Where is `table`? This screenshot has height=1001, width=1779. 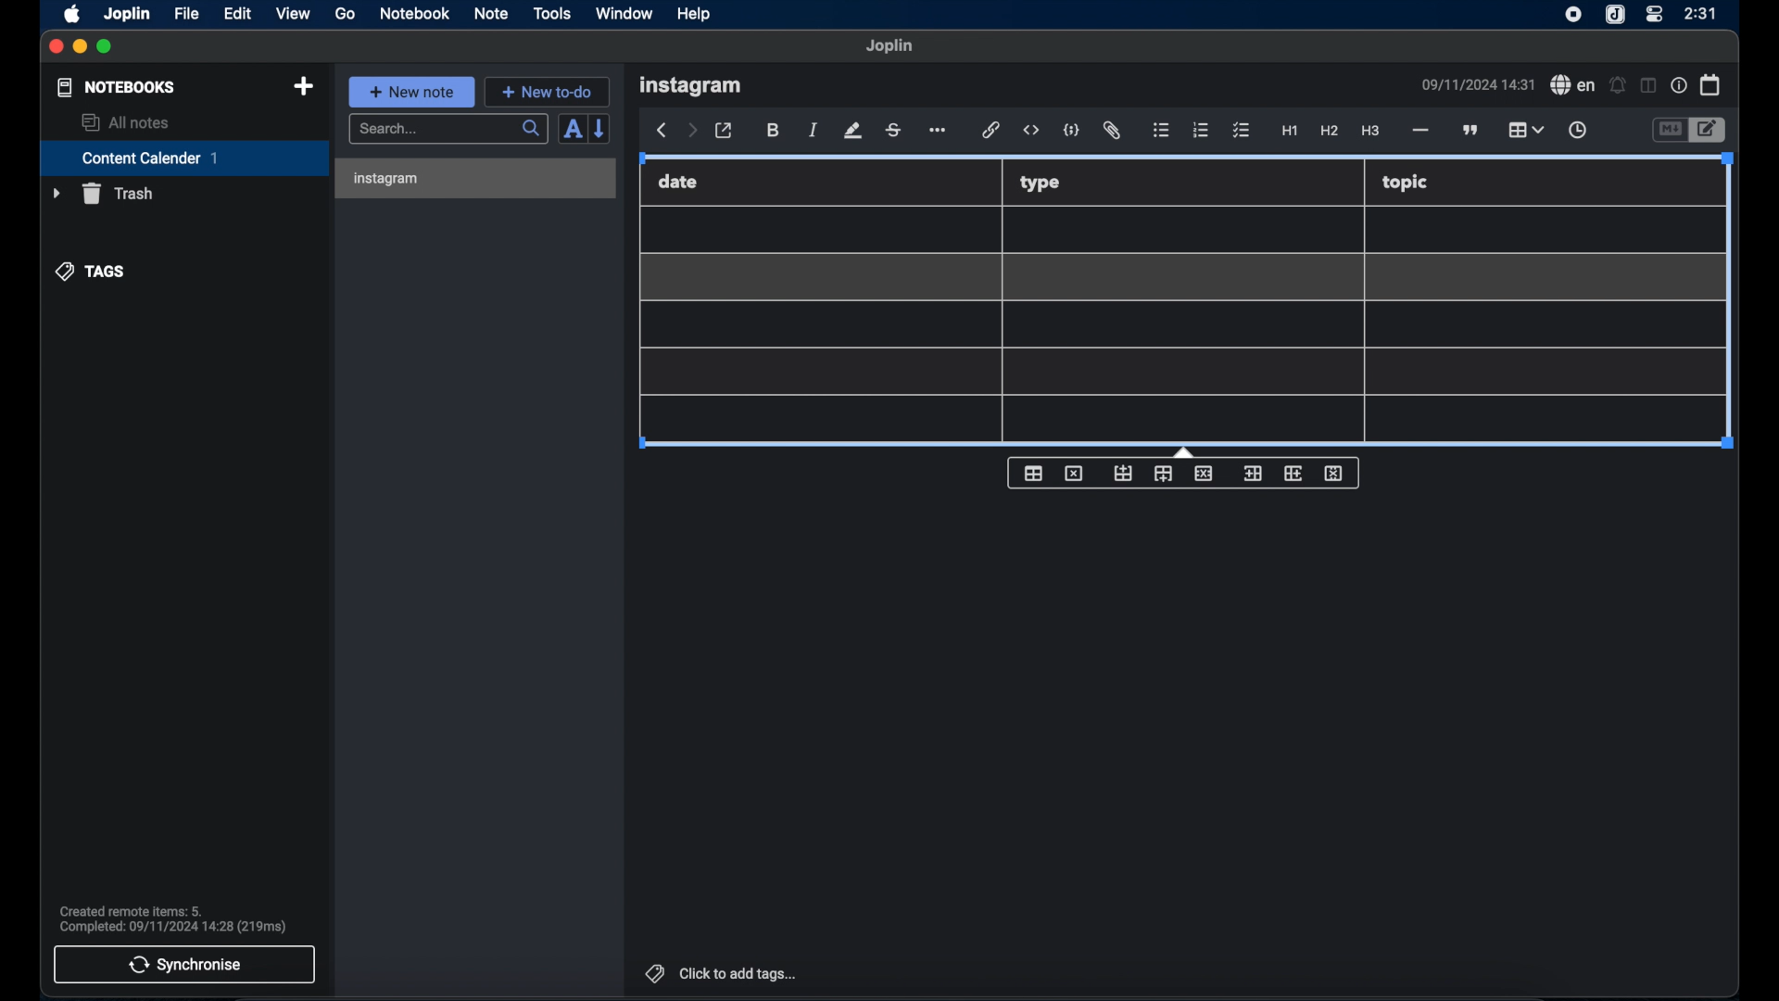
table is located at coordinates (1176, 324).